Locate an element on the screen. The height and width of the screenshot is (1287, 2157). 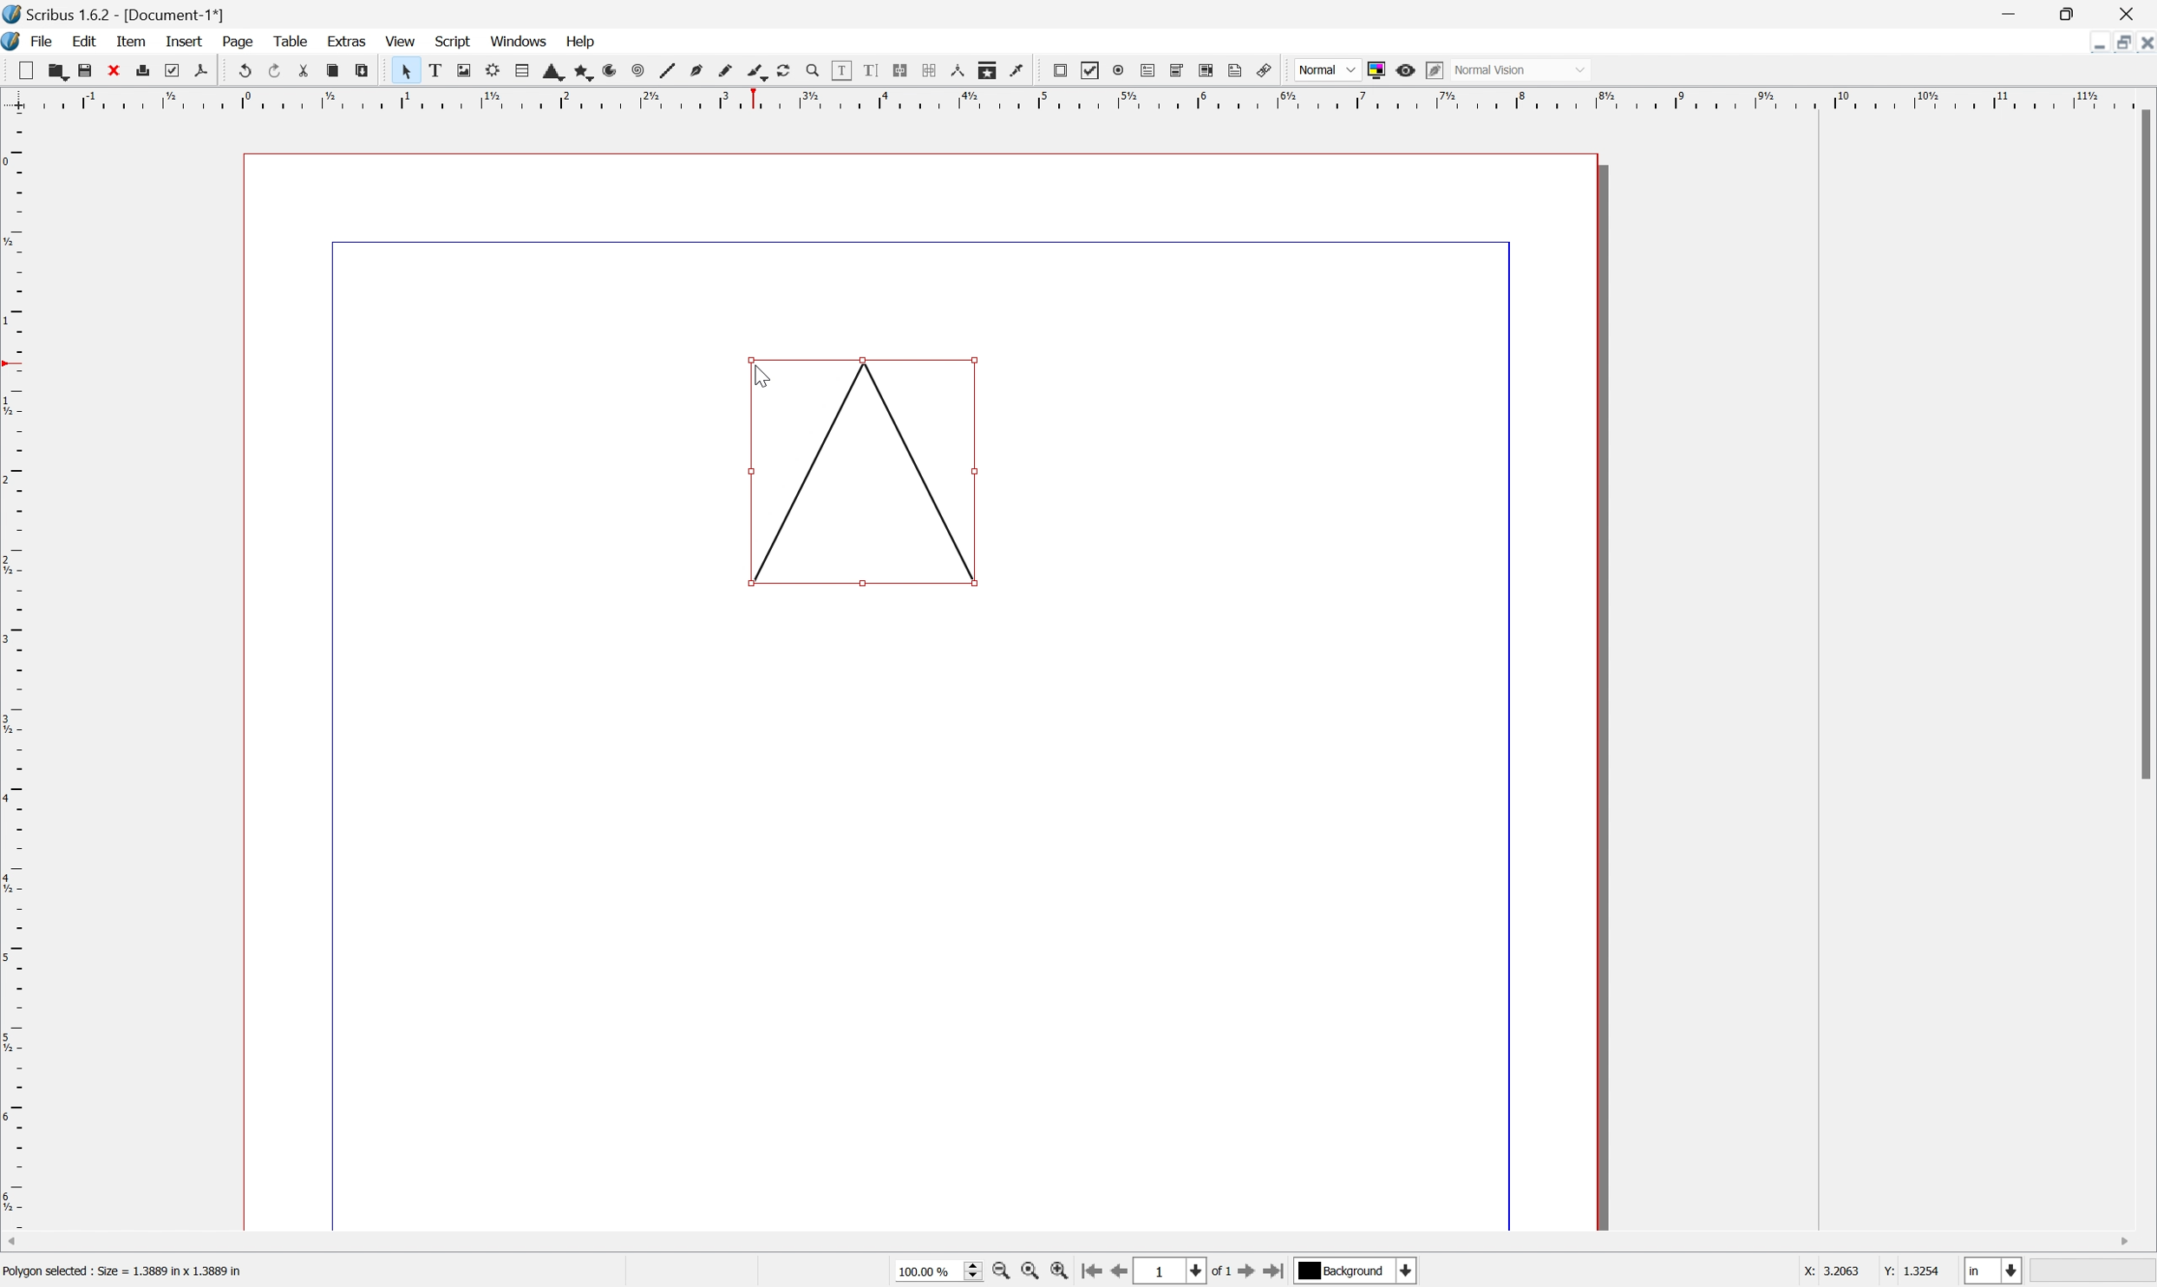
Go to next page is located at coordinates (1247, 1272).